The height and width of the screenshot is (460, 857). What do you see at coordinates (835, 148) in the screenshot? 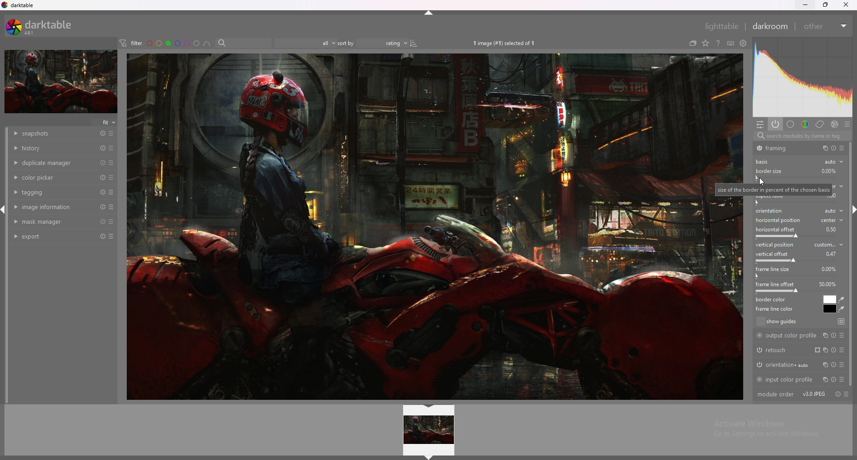
I see `toggle` at bounding box center [835, 148].